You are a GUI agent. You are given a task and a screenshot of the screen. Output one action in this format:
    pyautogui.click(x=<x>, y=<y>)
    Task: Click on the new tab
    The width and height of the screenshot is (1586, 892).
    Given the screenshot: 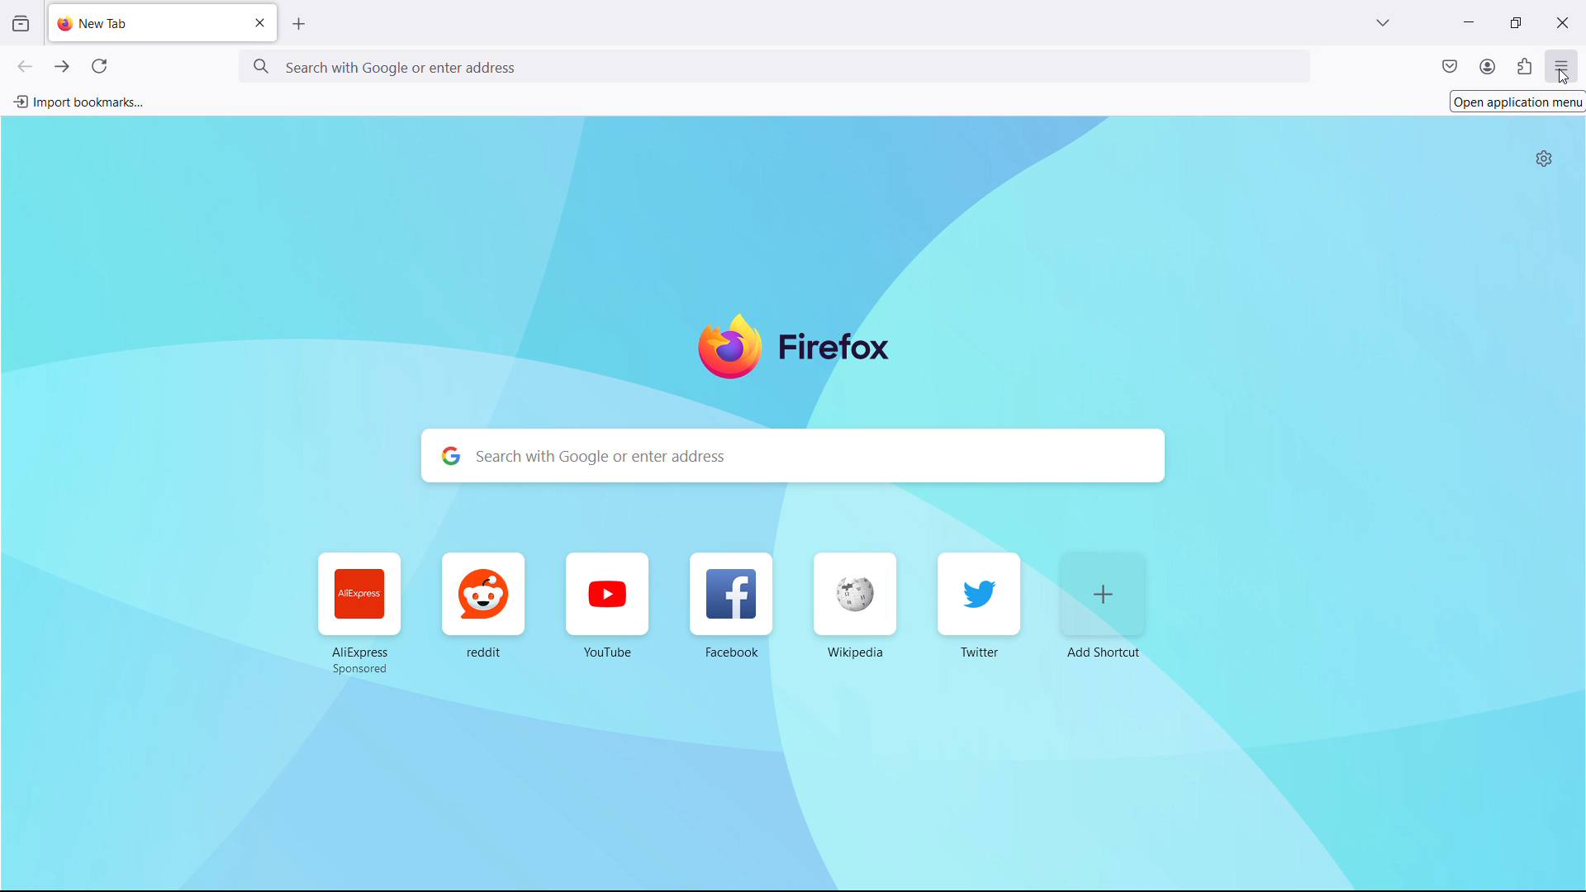 What is the action you would take?
    pyautogui.click(x=95, y=23)
    